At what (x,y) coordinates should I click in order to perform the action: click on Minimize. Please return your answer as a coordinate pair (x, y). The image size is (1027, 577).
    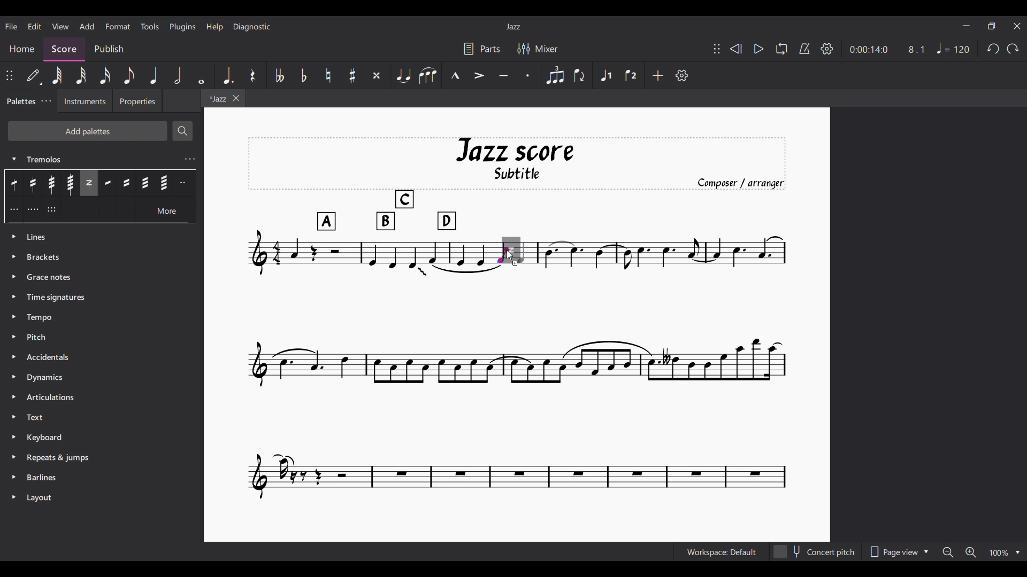
    Looking at the image, I should click on (967, 26).